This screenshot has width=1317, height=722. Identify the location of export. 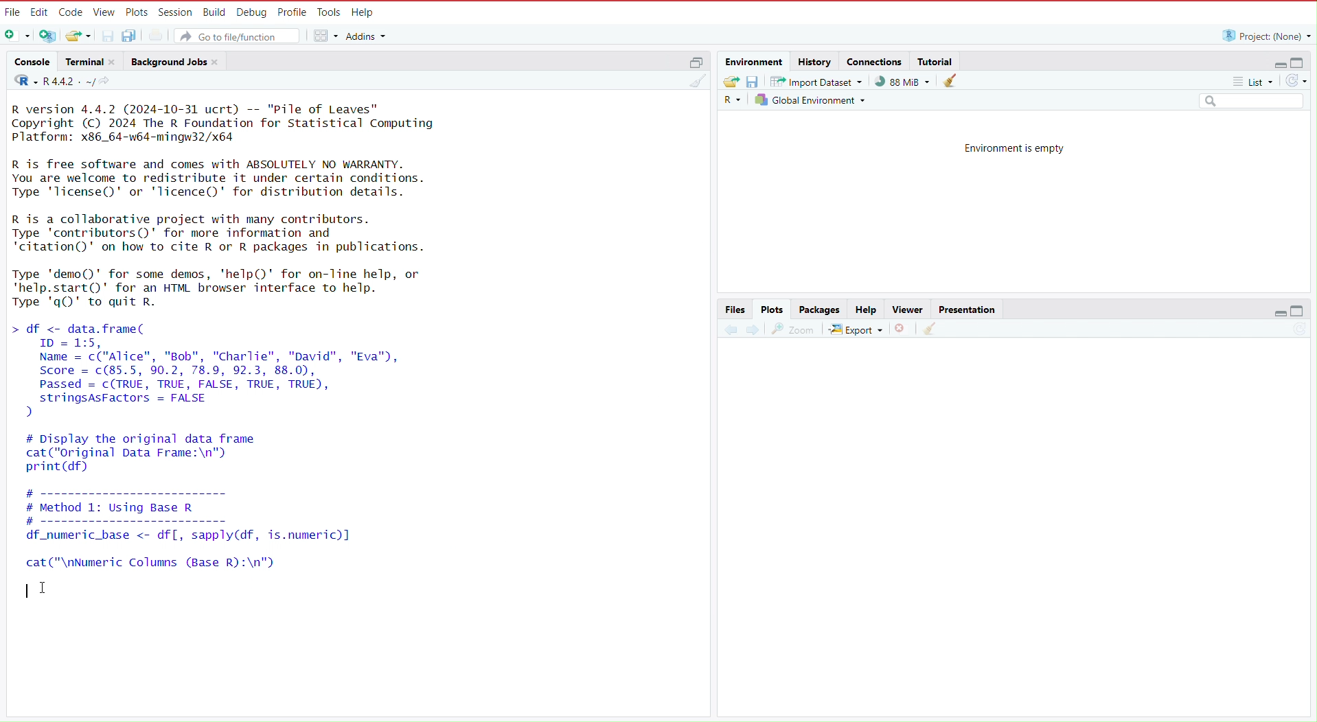
(856, 329).